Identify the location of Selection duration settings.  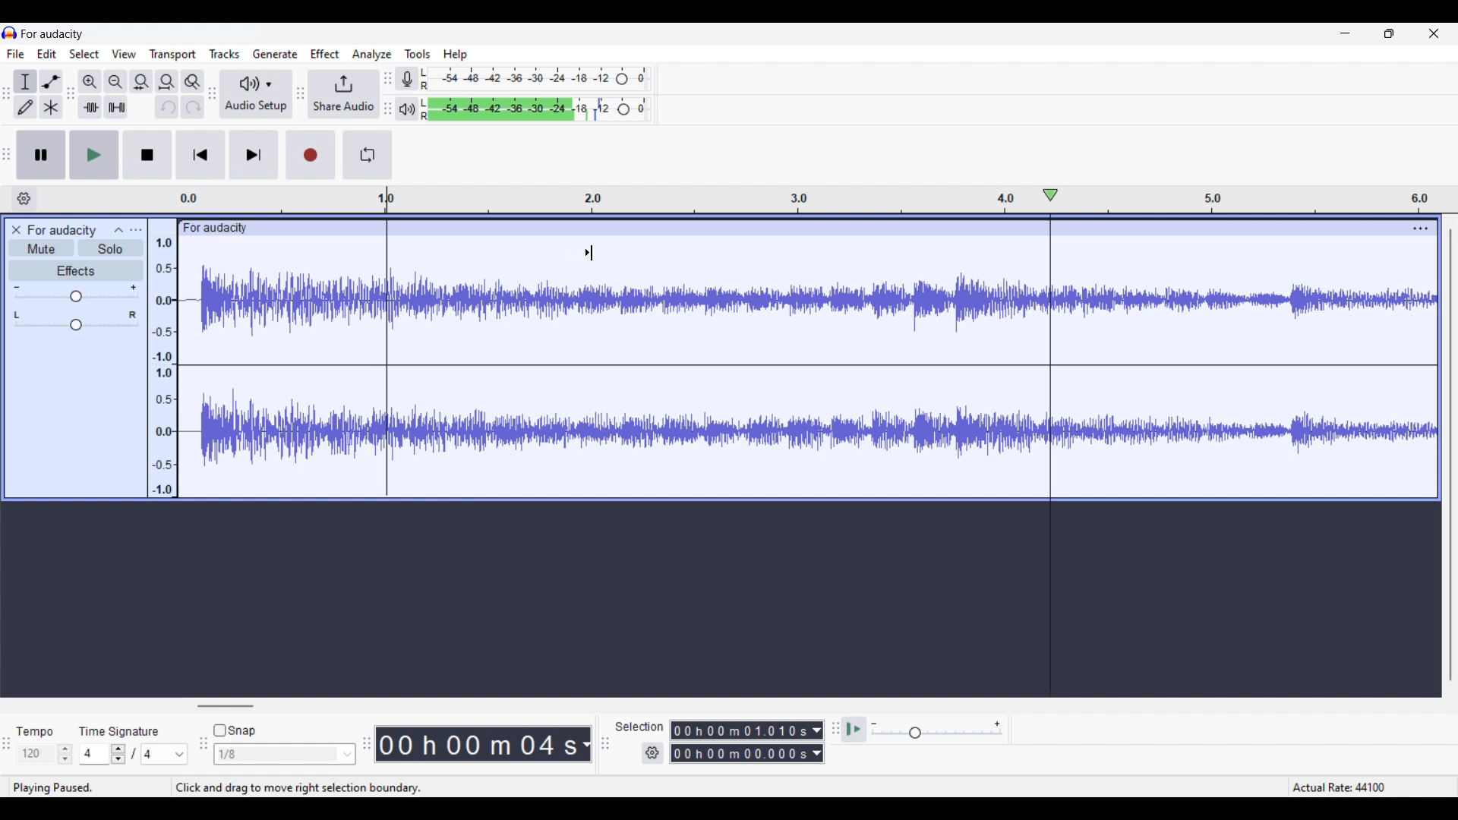
(652, 753).